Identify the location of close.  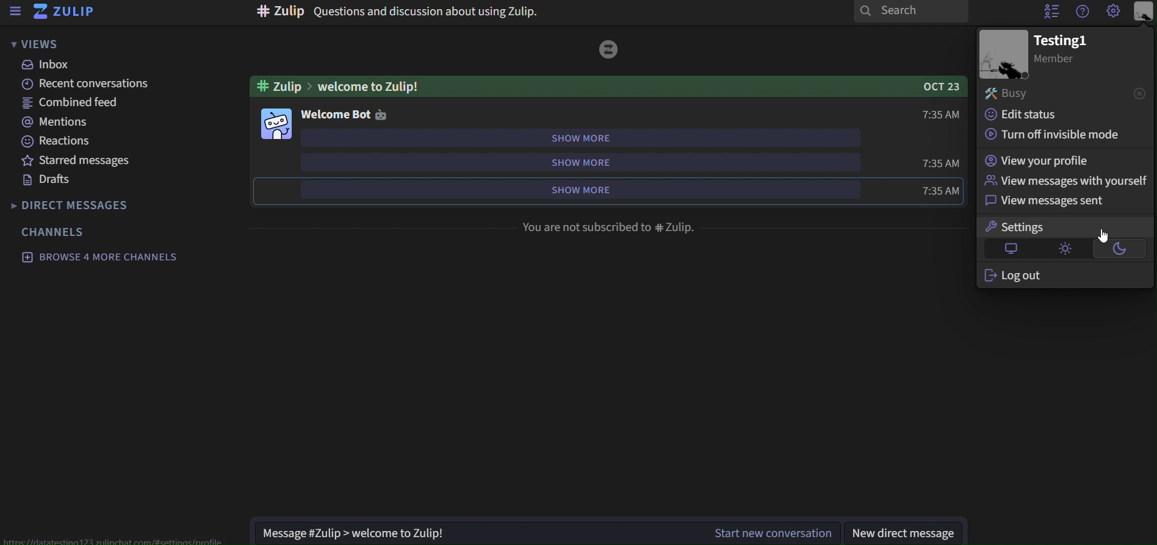
(1139, 92).